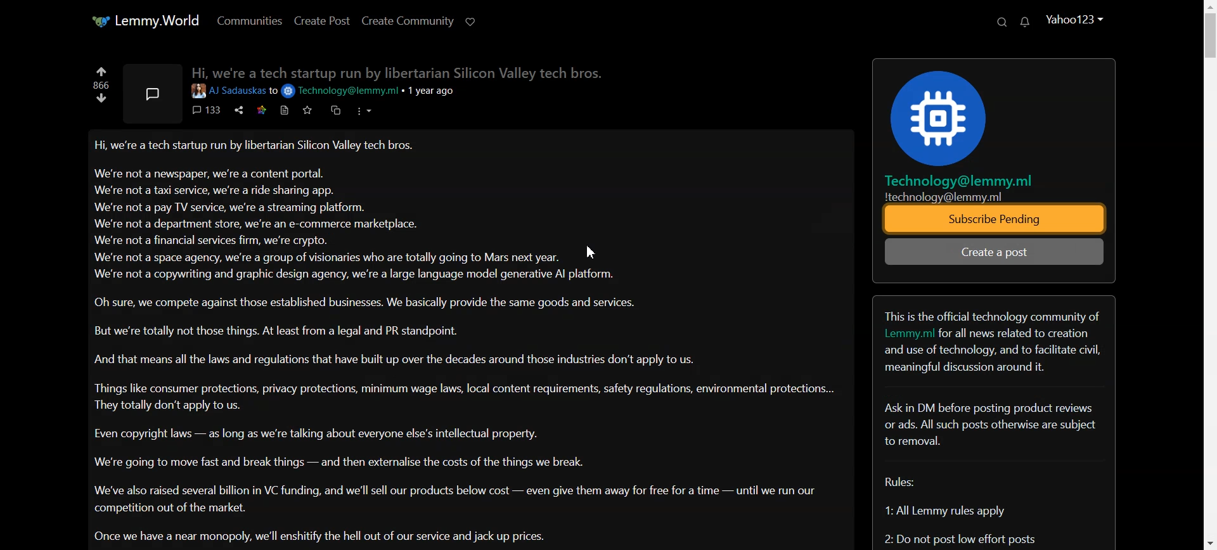 This screenshot has width=1217, height=550. I want to click on Message symbol, so click(150, 91).